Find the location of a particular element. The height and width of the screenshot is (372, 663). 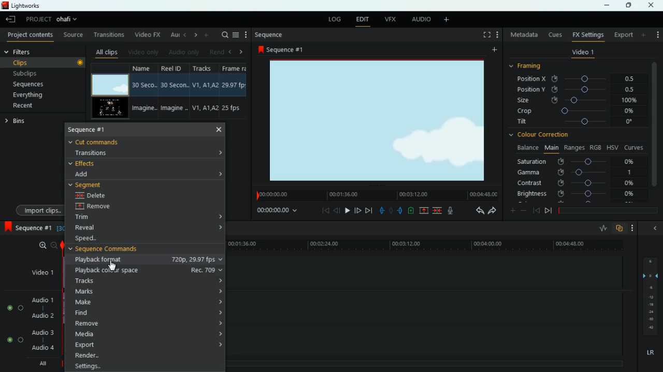

recent is located at coordinates (26, 107).